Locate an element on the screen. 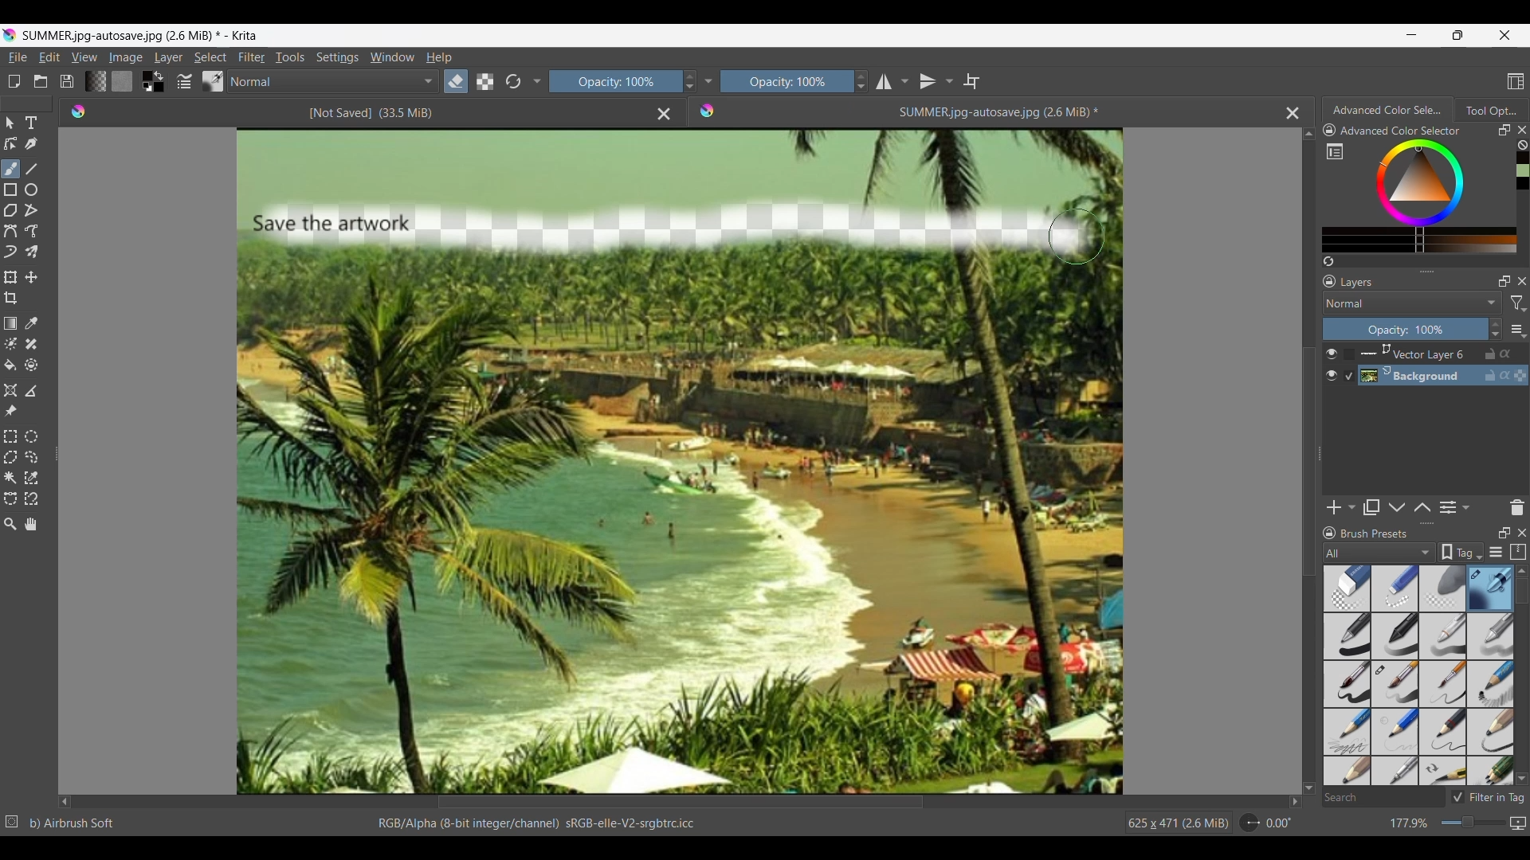 This screenshot has height=860, width=1530. Line tool is located at coordinates (31, 170).